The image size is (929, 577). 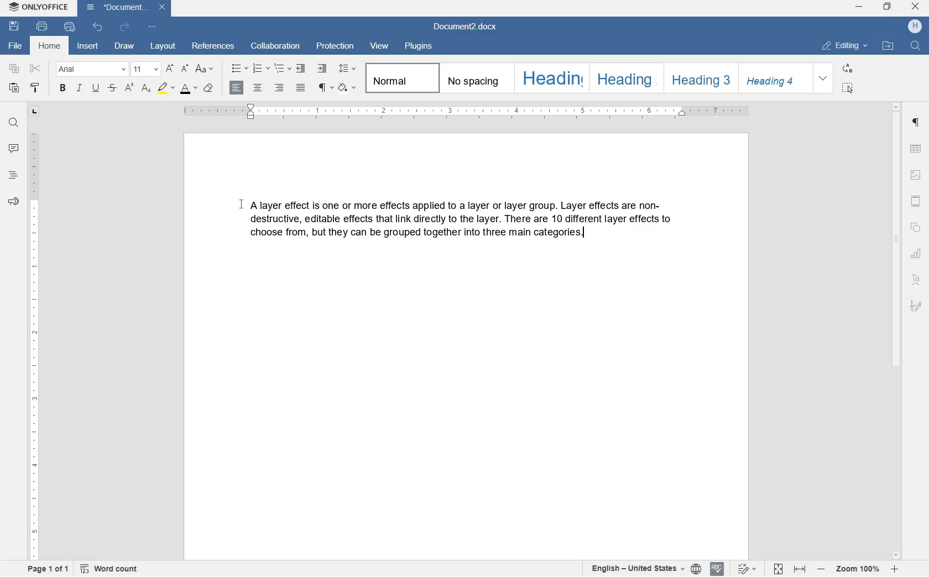 What do you see at coordinates (165, 89) in the screenshot?
I see `highlight color` at bounding box center [165, 89].